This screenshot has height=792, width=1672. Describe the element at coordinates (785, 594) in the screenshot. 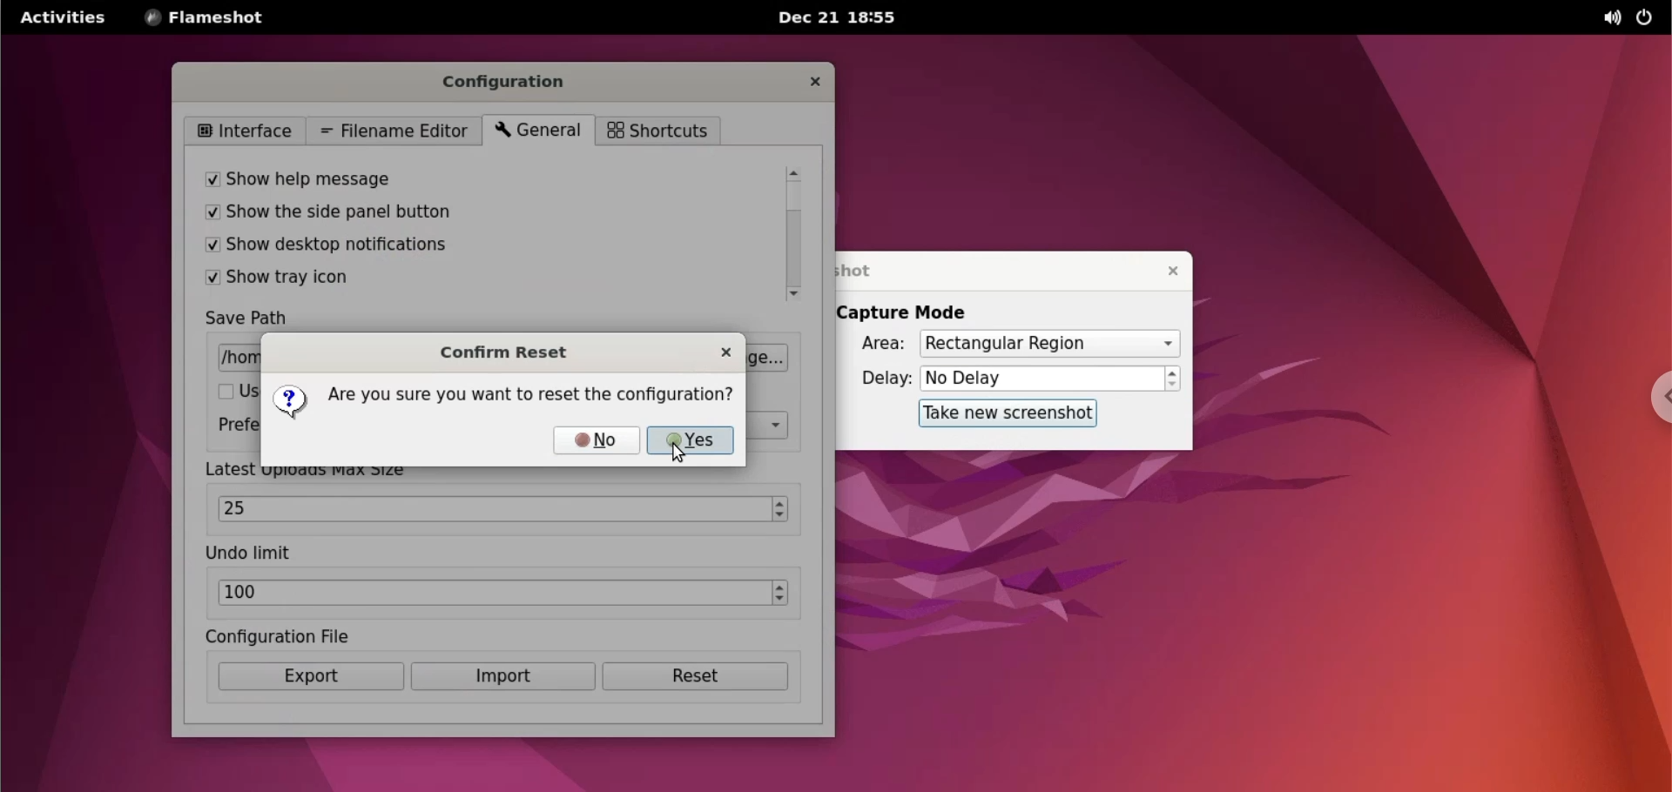

I see `increment or decrement undo limit` at that location.